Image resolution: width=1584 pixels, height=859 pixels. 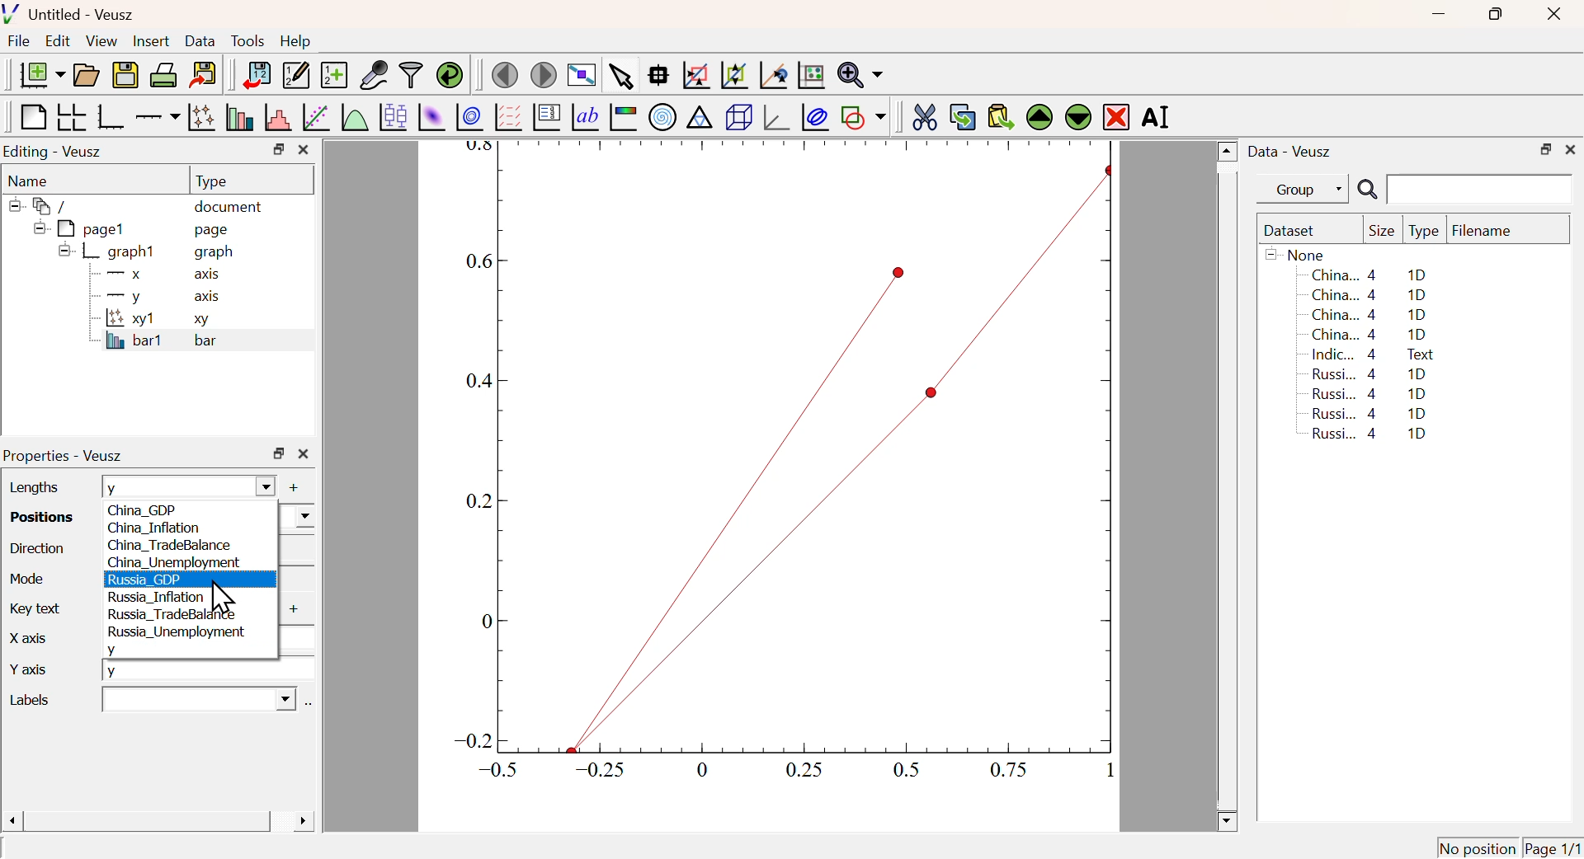 I want to click on Plot Key, so click(x=545, y=116).